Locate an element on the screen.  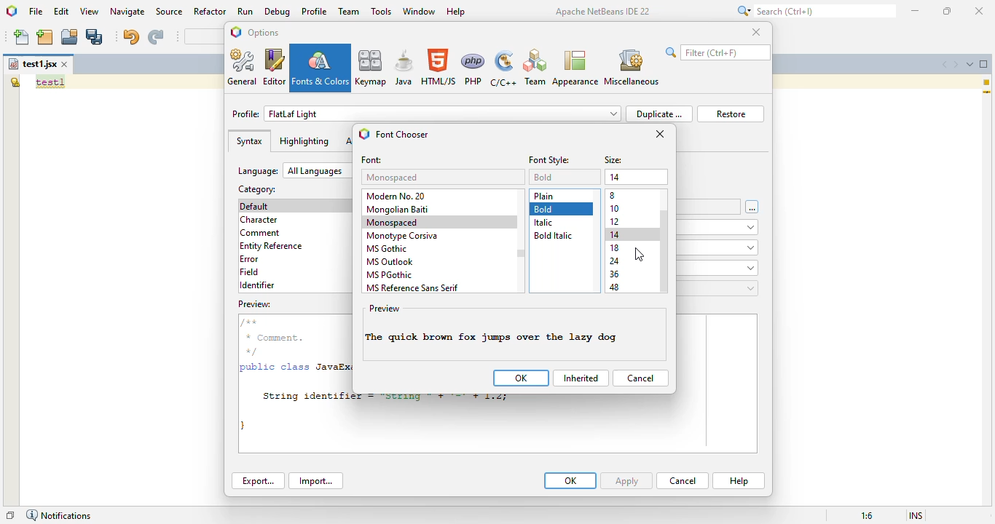
notifications is located at coordinates (58, 515).